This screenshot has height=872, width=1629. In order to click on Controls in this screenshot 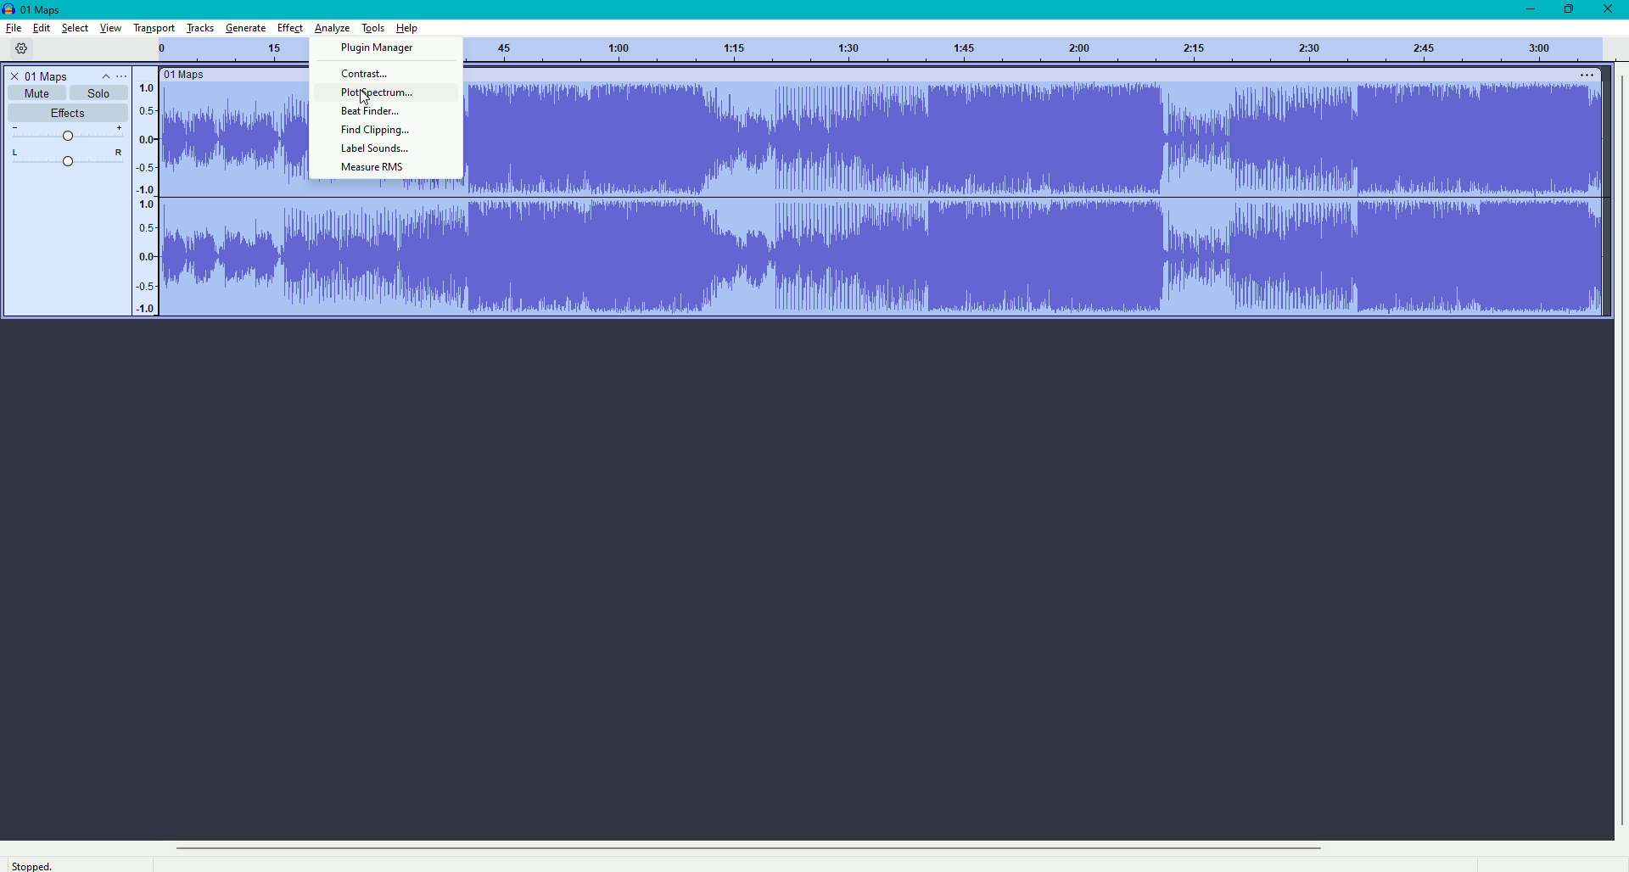, I will do `click(113, 76)`.